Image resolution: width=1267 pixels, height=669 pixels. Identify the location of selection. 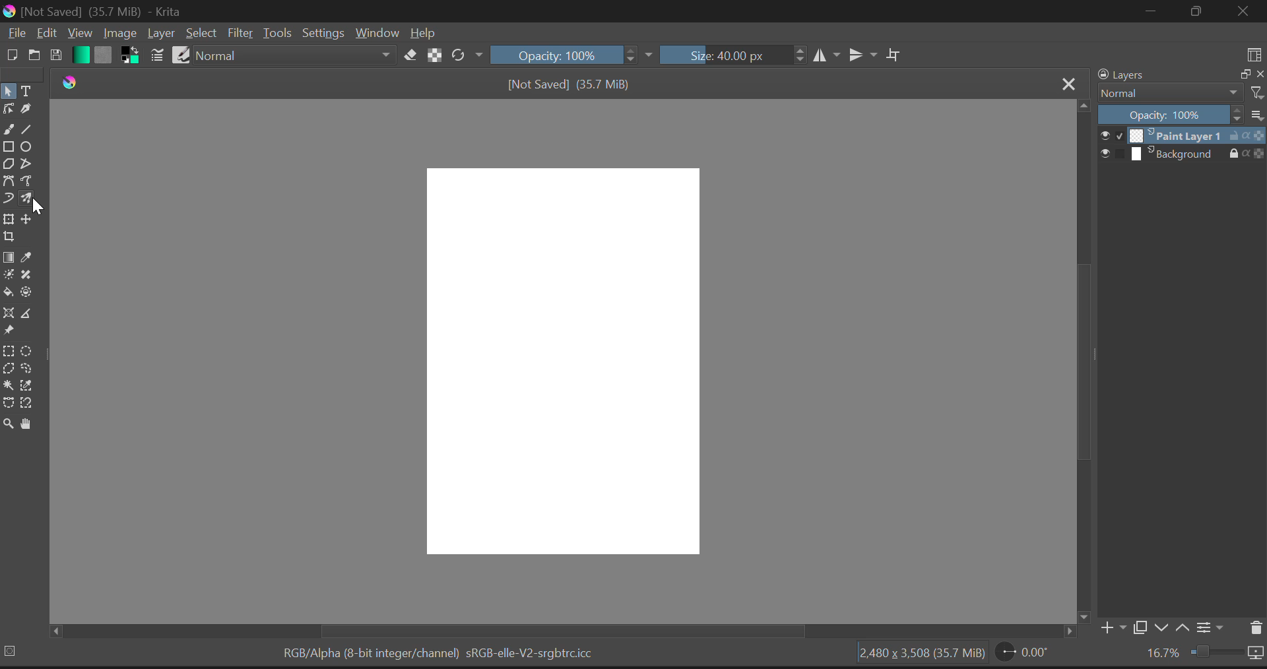
(11, 651).